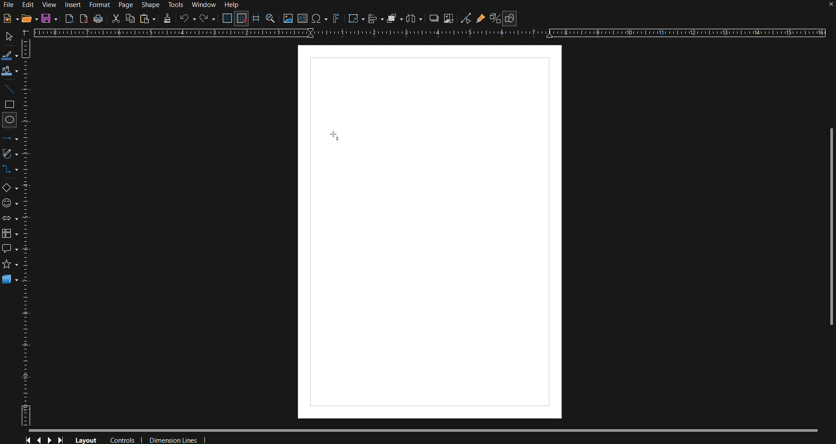  What do you see at coordinates (288, 19) in the screenshot?
I see `Insert Image` at bounding box center [288, 19].